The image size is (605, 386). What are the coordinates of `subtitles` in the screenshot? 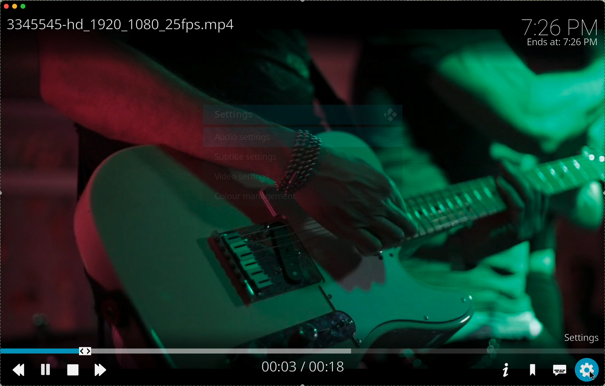 It's located at (560, 371).